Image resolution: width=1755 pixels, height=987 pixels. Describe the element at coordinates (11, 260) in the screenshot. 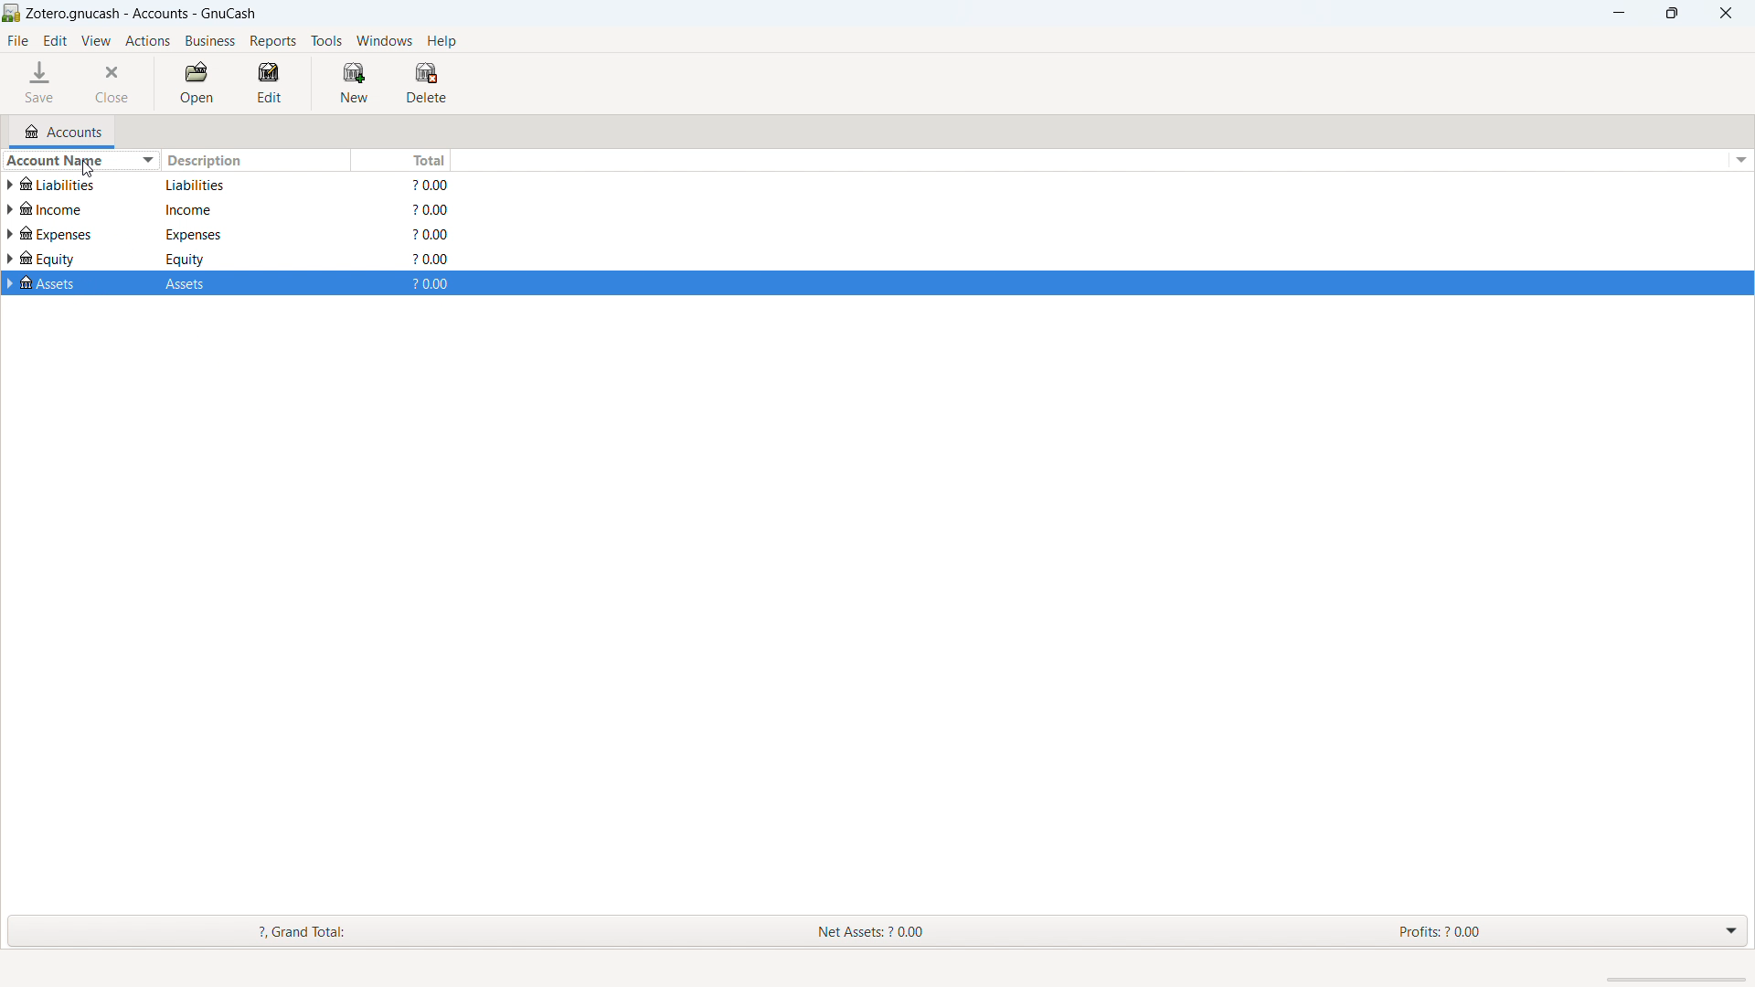

I see `expand subaccounts` at that location.